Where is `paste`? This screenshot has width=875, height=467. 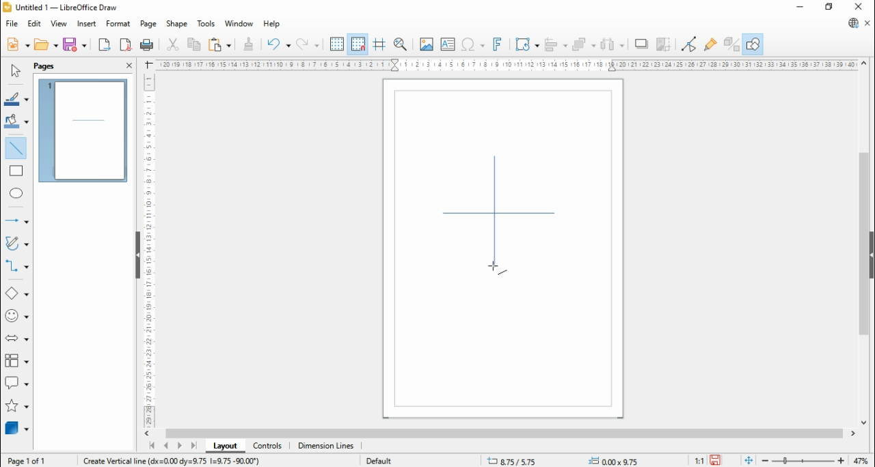 paste is located at coordinates (220, 44).